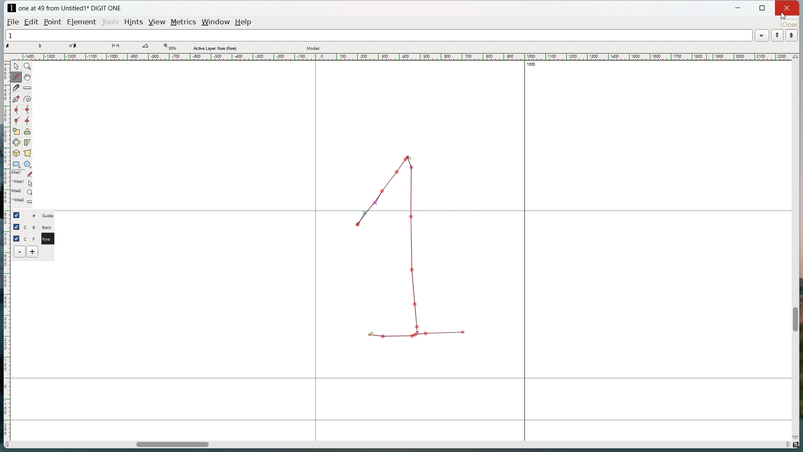  I want to click on angle between lines, so click(150, 47).